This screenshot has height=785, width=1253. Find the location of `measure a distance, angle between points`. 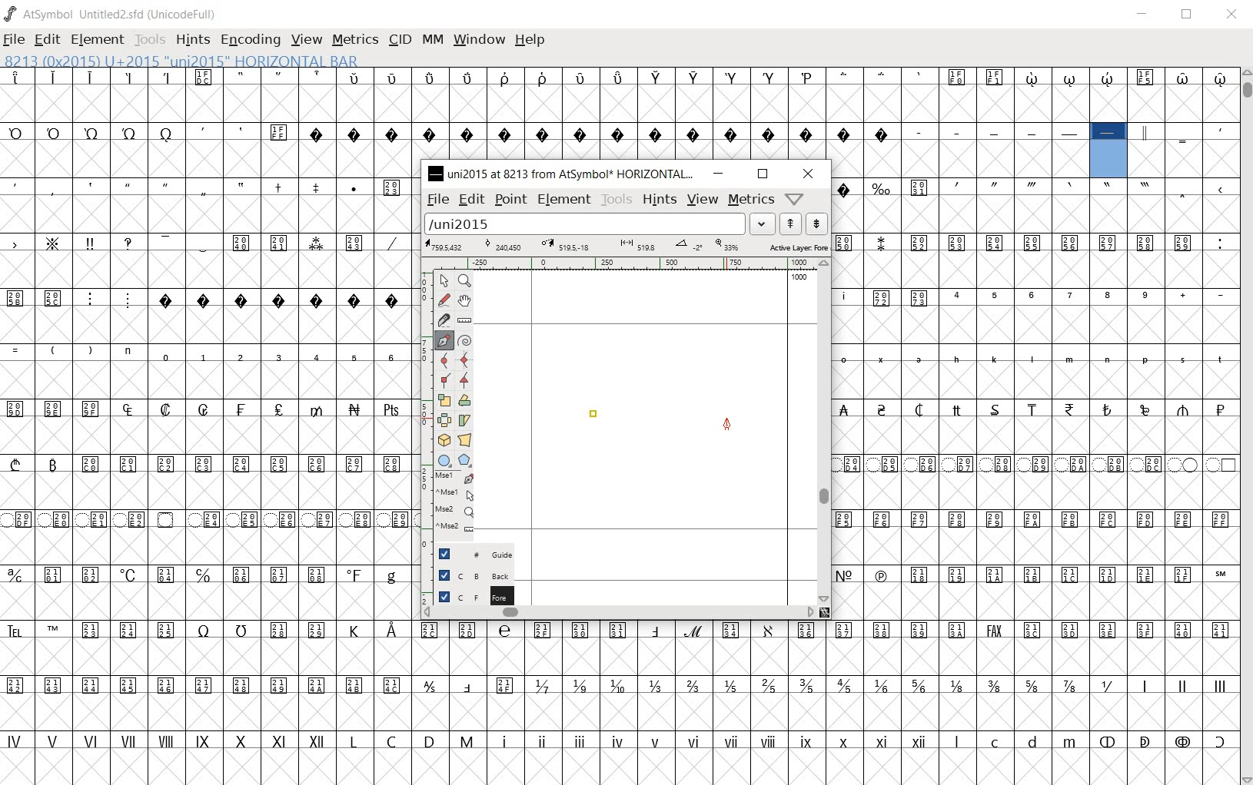

measure a distance, angle between points is located at coordinates (465, 320).